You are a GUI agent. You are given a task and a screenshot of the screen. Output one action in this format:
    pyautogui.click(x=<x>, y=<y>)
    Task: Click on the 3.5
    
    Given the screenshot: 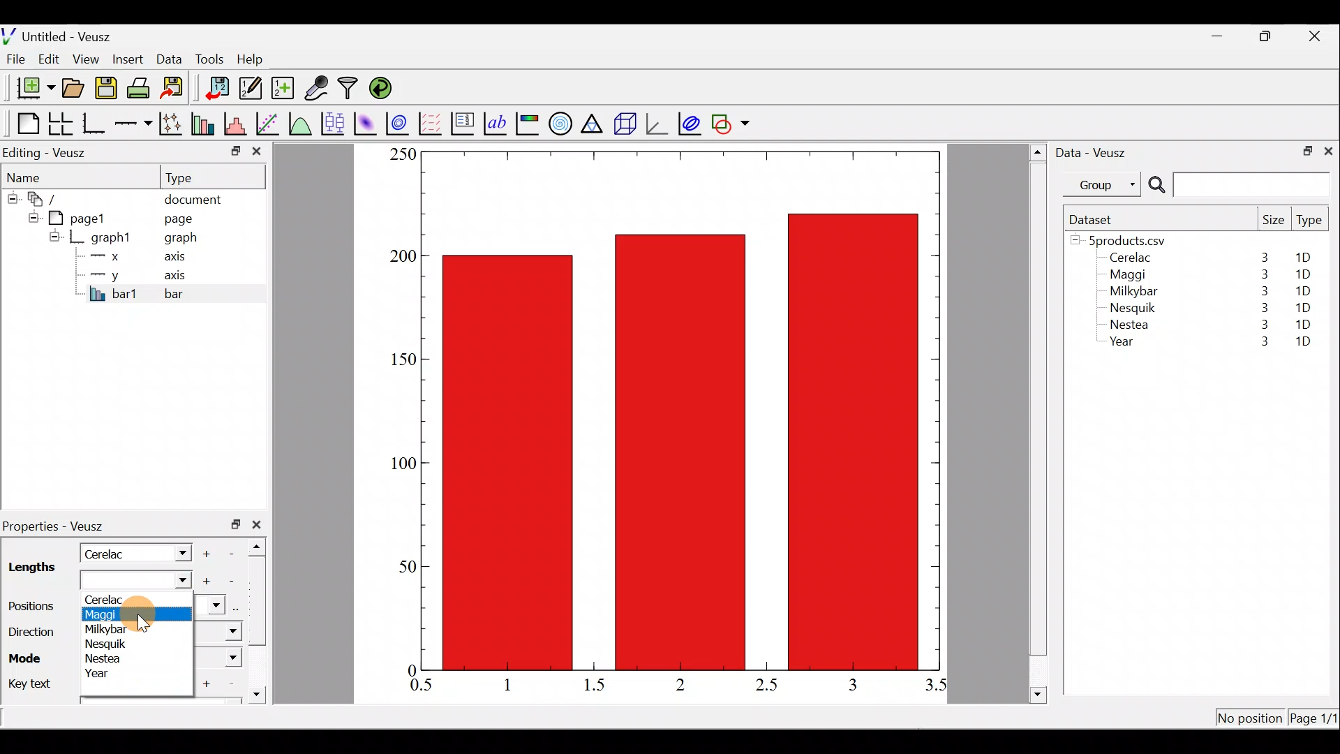 What is the action you would take?
    pyautogui.click(x=937, y=688)
    